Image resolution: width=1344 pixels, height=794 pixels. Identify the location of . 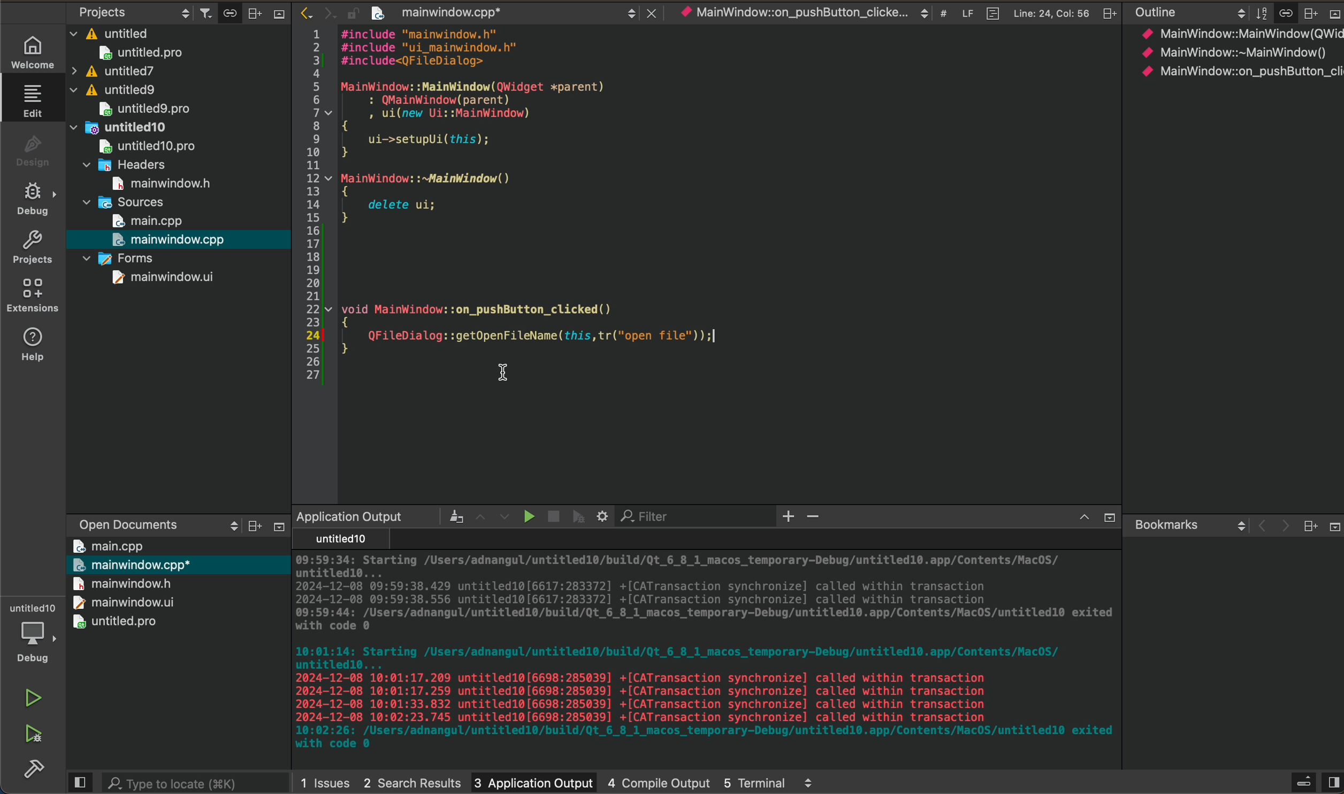
(1106, 518).